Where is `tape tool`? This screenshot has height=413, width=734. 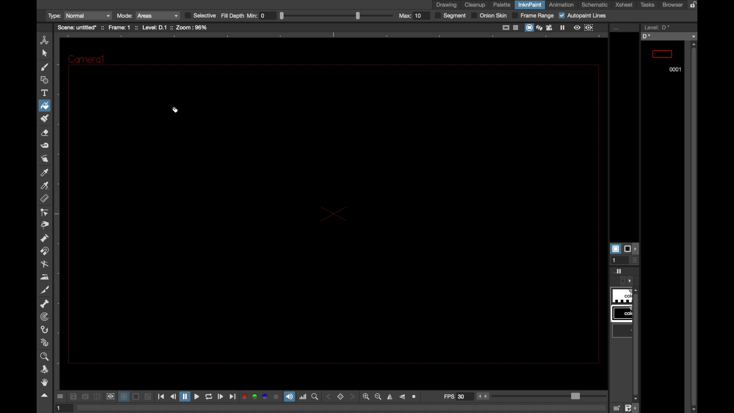 tape tool is located at coordinates (44, 146).